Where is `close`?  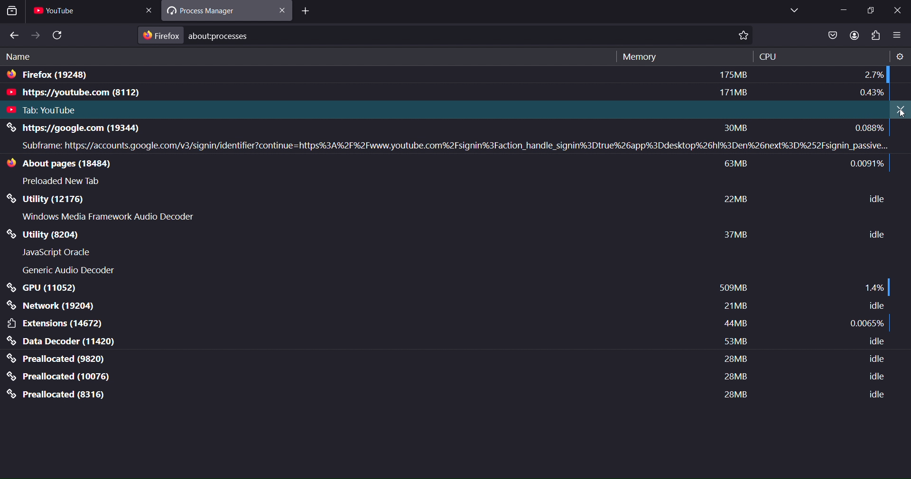
close is located at coordinates (283, 12).